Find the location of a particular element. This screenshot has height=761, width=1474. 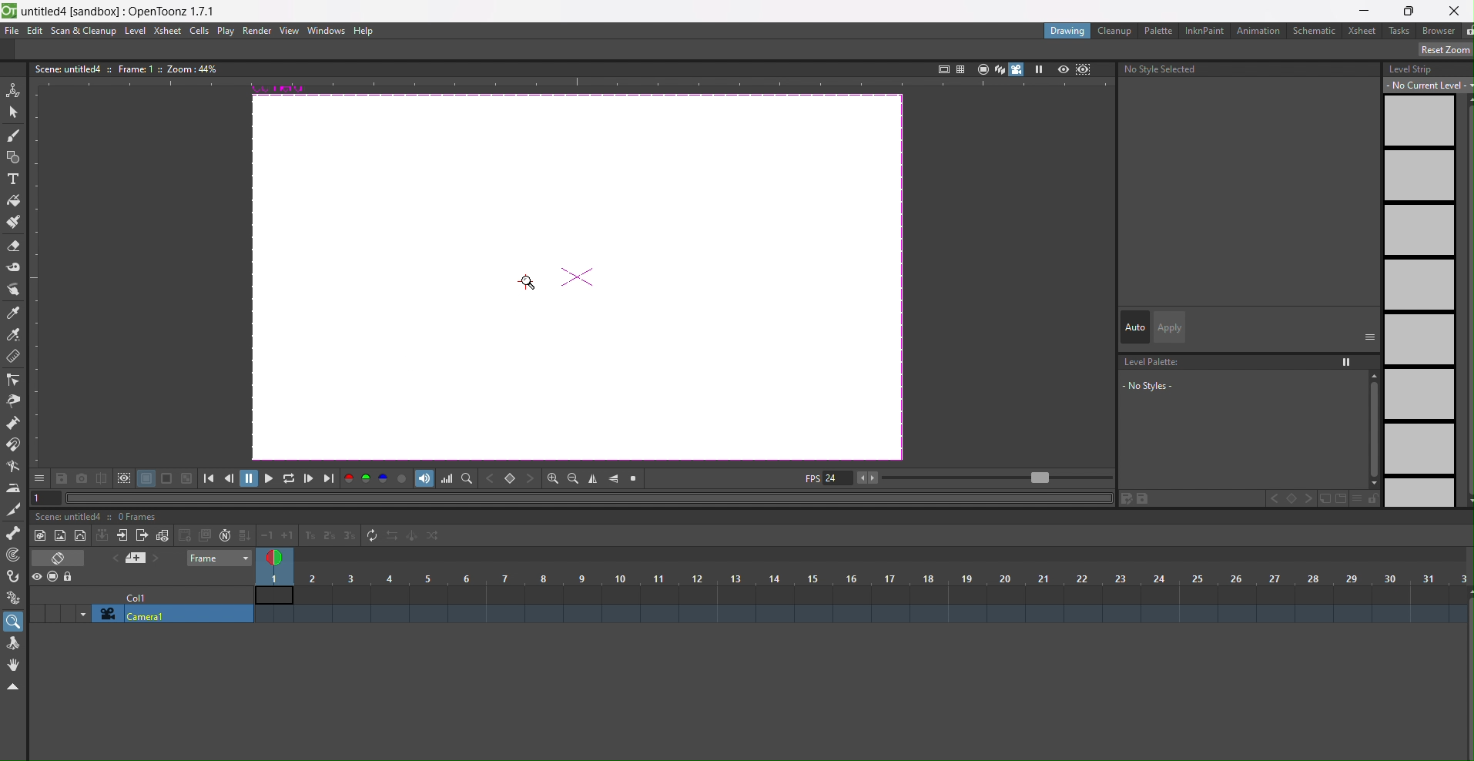

pinch tool is located at coordinates (16, 400).